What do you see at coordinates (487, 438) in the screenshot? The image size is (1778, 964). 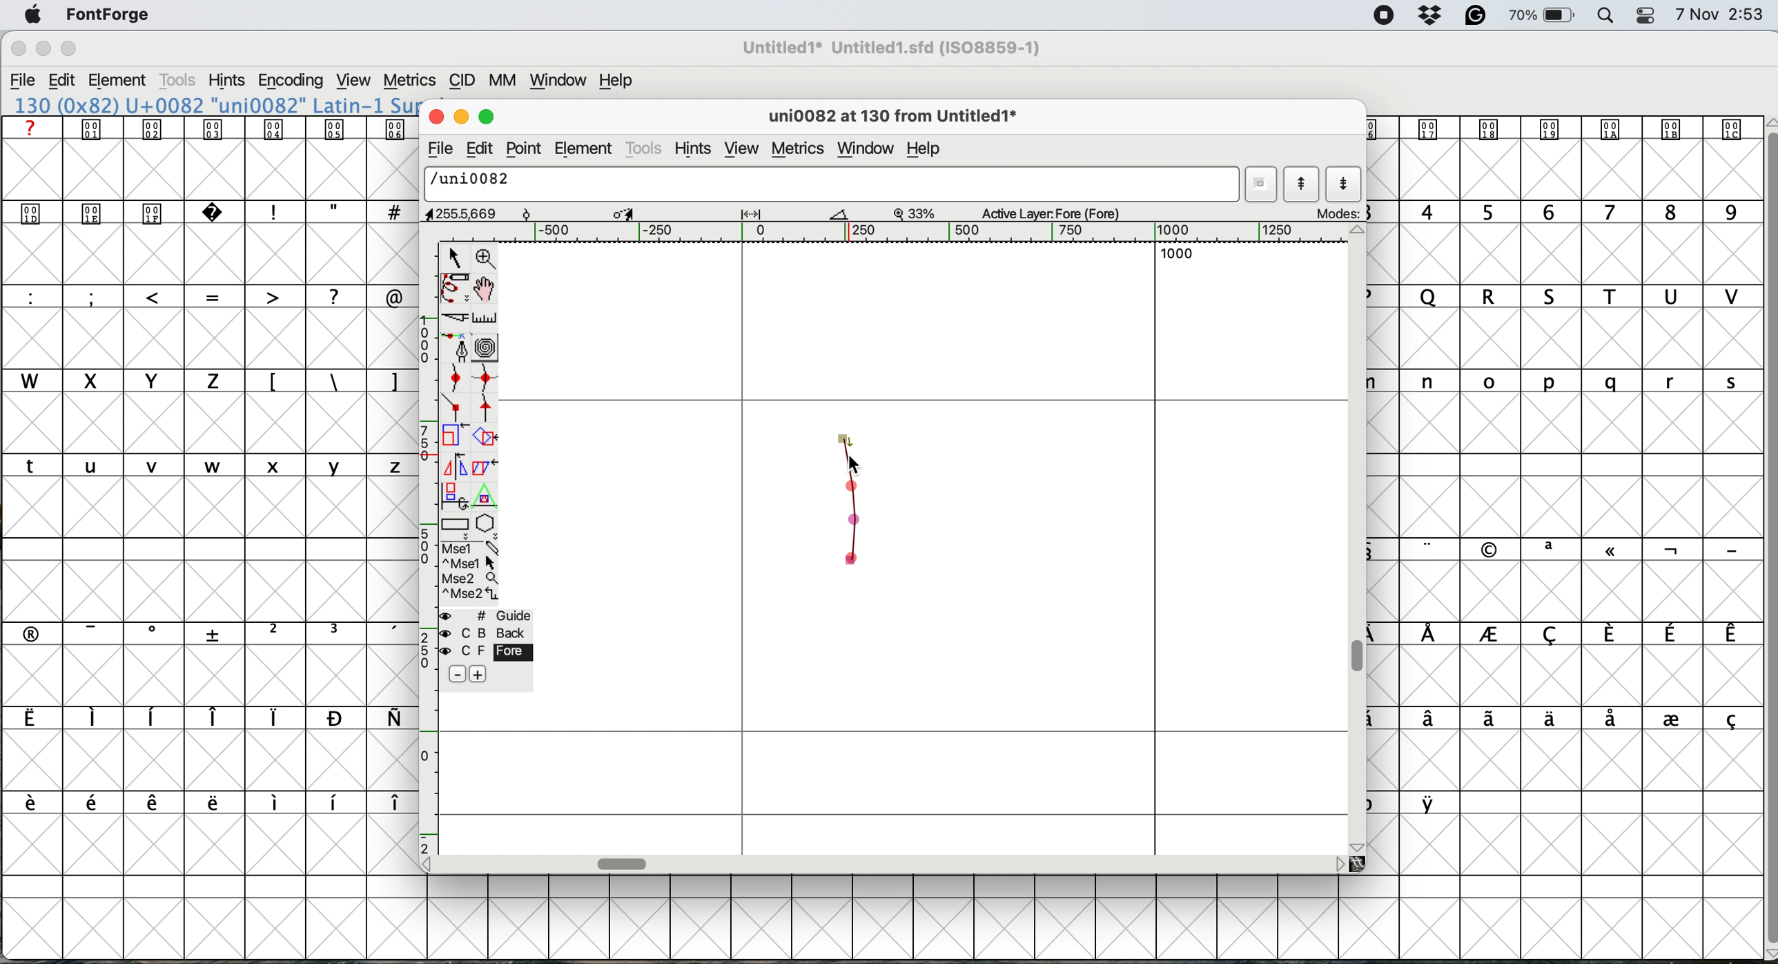 I see `rotate selection` at bounding box center [487, 438].